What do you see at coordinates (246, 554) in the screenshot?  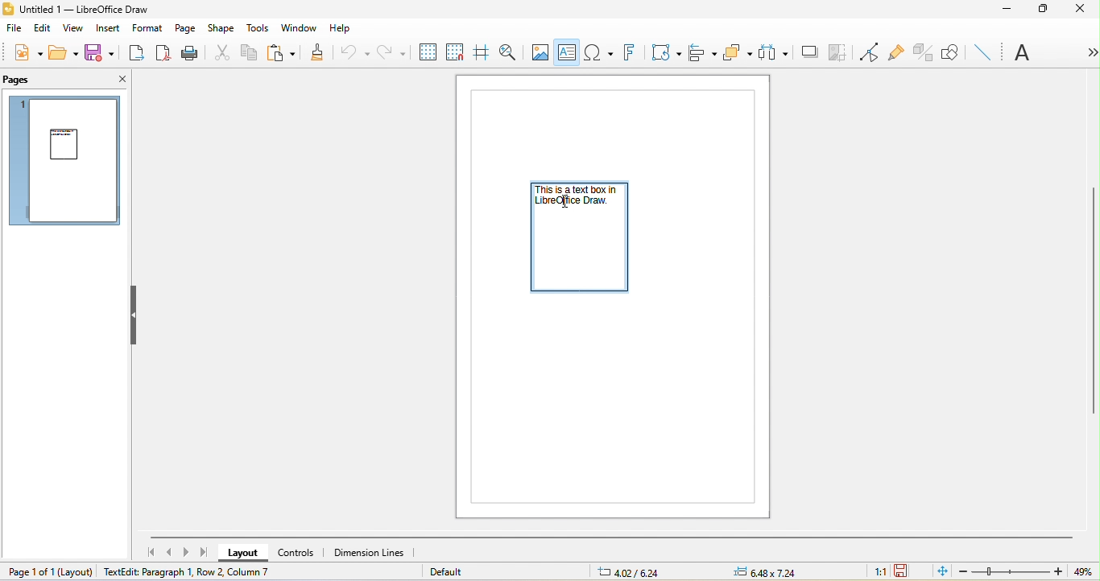 I see `layout` at bounding box center [246, 554].